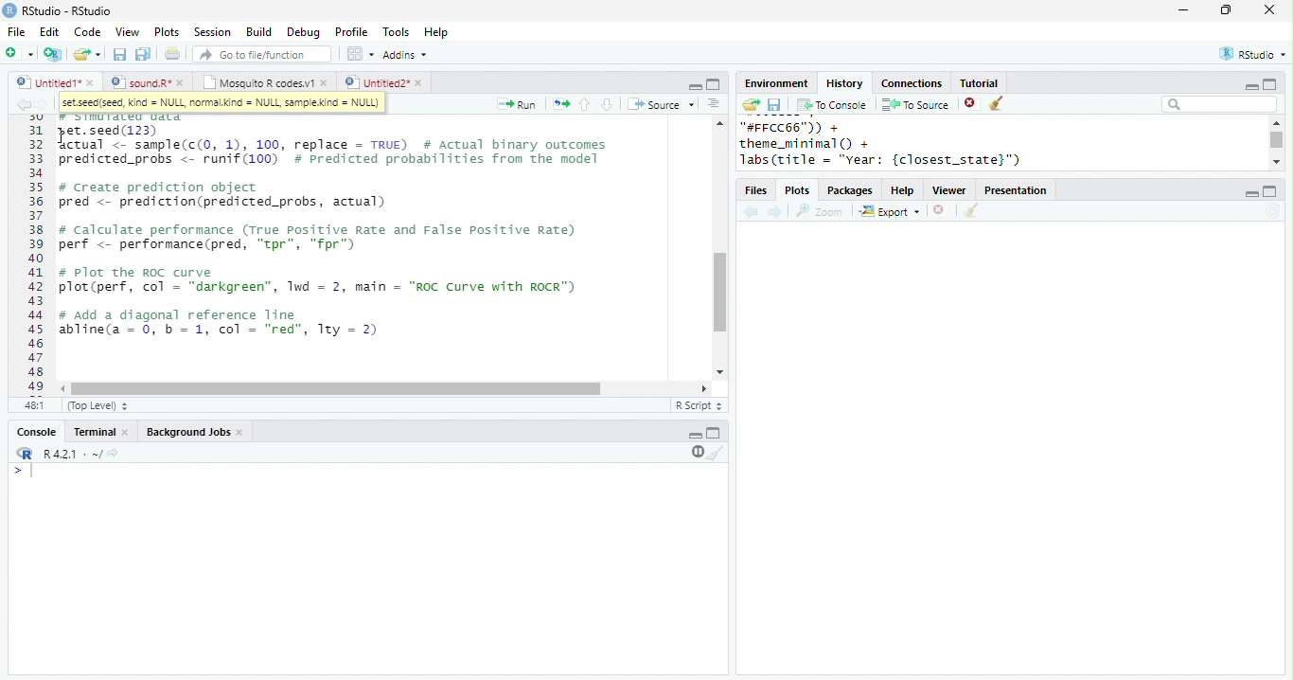 The width and height of the screenshot is (1293, 680). I want to click on To source, so click(915, 104).